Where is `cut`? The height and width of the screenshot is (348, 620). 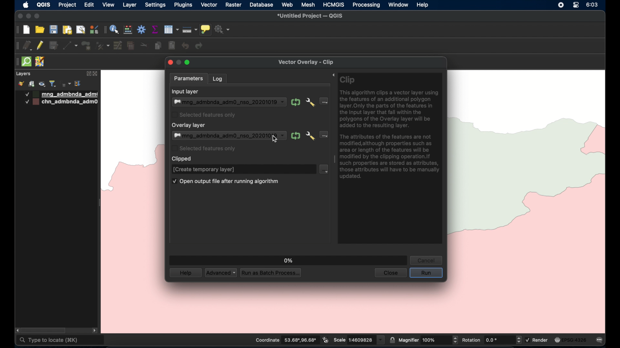 cut is located at coordinates (144, 44).